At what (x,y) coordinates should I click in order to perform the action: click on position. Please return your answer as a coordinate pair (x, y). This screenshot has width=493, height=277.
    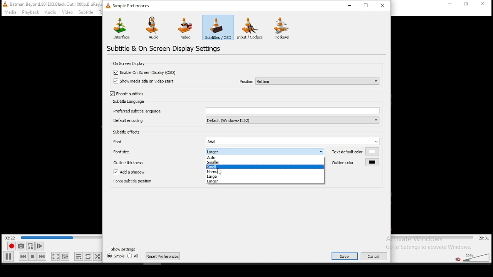
    Looking at the image, I should click on (309, 81).